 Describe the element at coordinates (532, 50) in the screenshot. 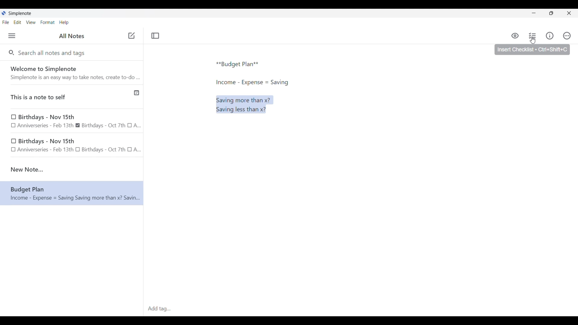

I see `Description of selected icon` at that location.